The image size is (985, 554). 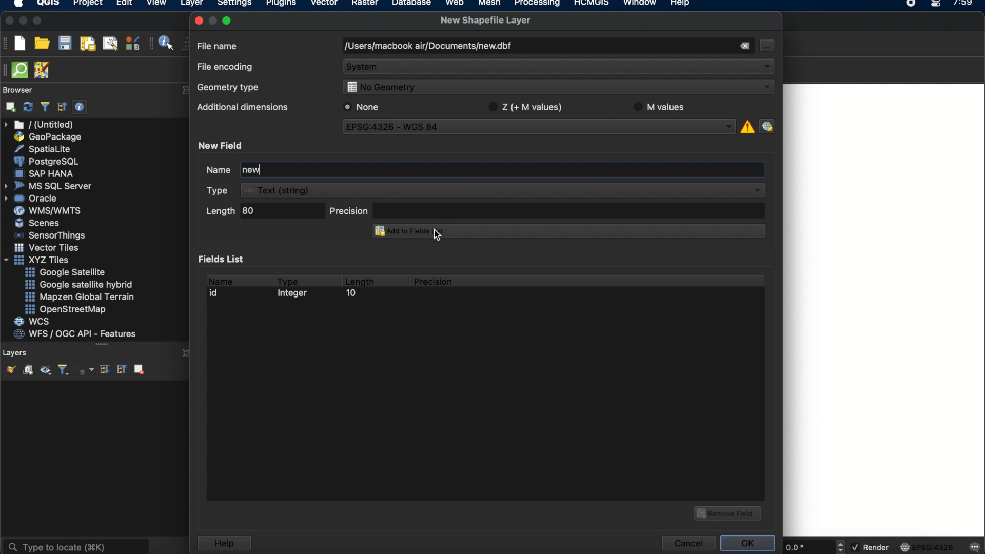 I want to click on window, so click(x=642, y=4).